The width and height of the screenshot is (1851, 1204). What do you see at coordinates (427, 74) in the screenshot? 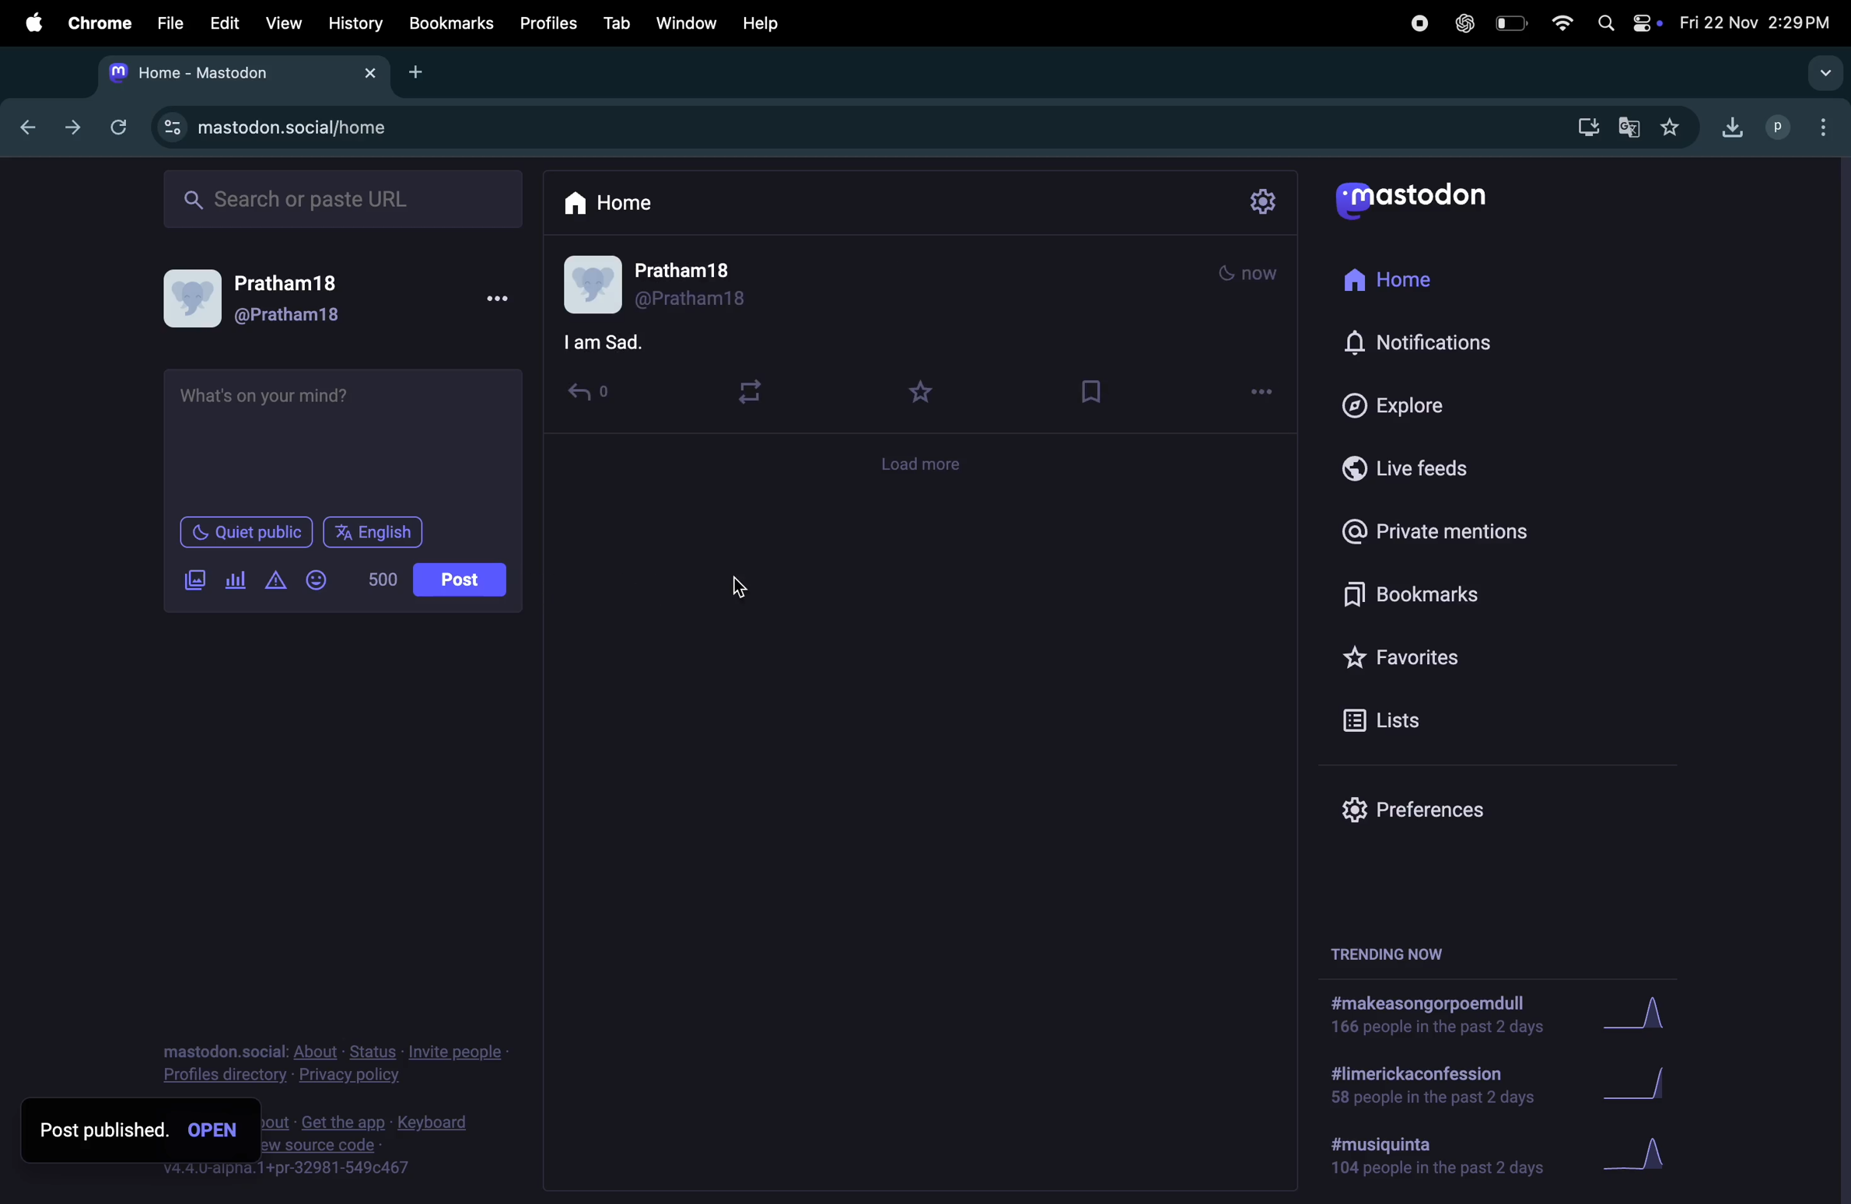
I see `add tab` at bounding box center [427, 74].